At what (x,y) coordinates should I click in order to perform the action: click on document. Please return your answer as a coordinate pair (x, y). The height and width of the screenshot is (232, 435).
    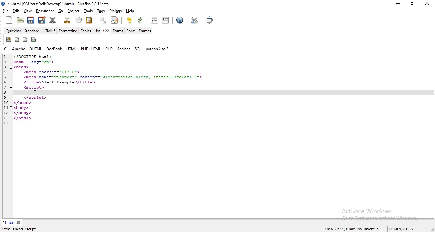
    Looking at the image, I should click on (45, 11).